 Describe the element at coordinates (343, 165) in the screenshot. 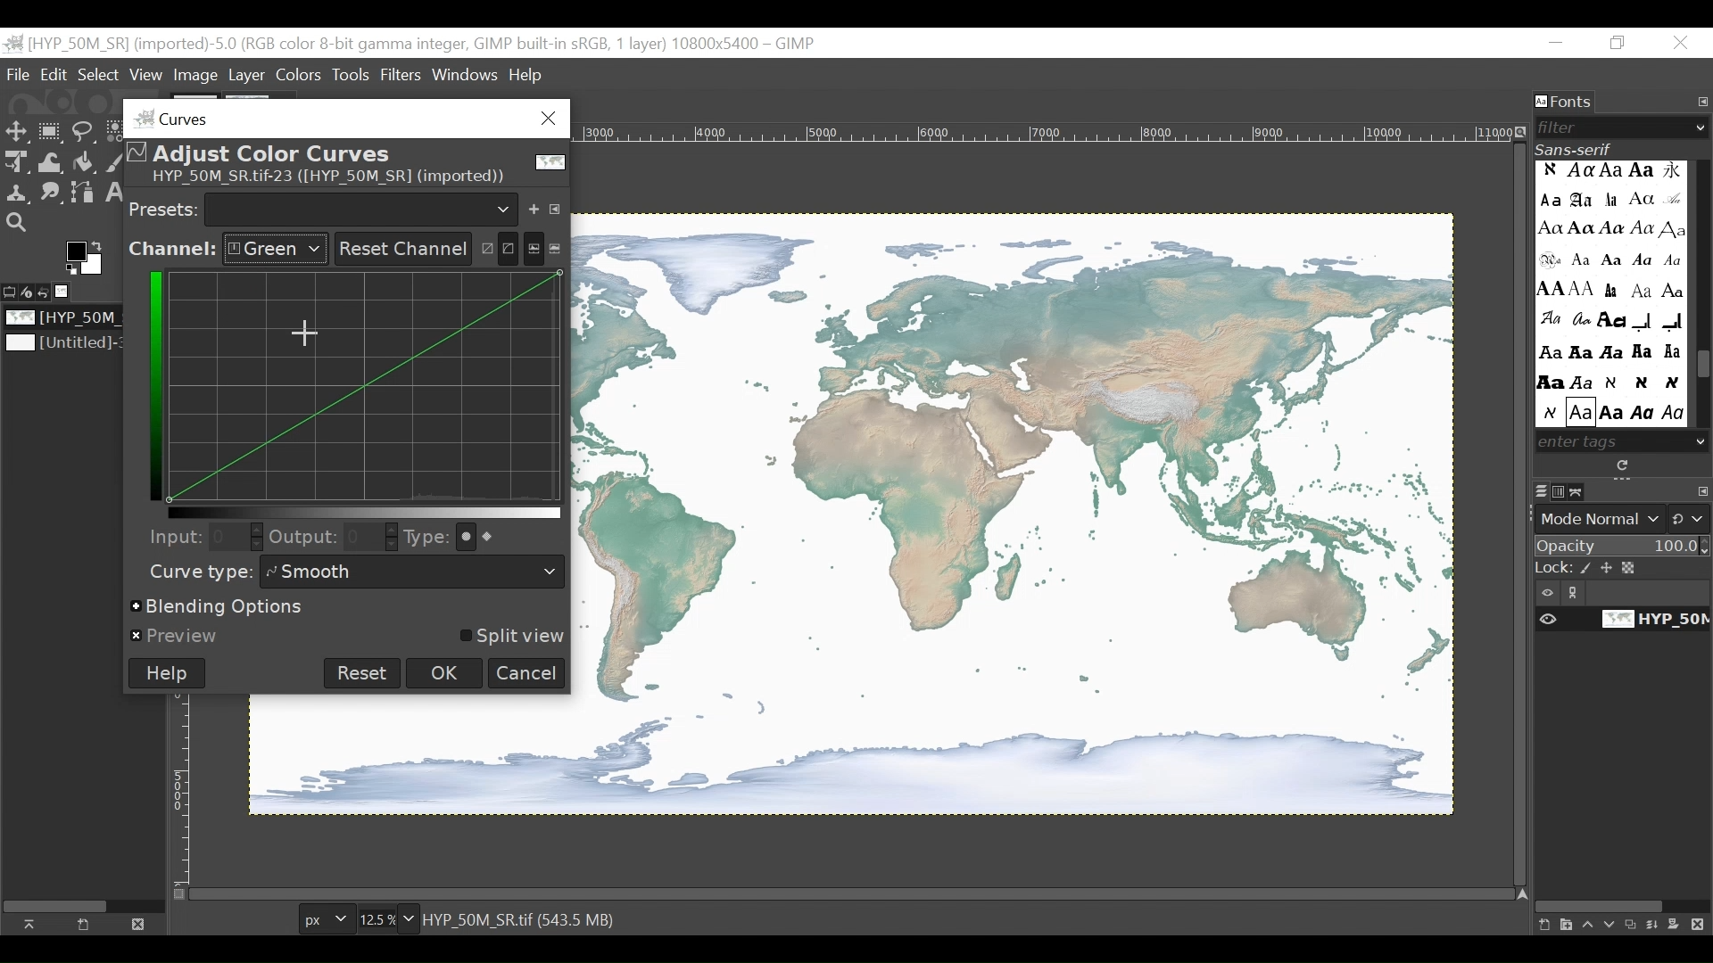

I see `Adjust Color Curves for the Image` at that location.